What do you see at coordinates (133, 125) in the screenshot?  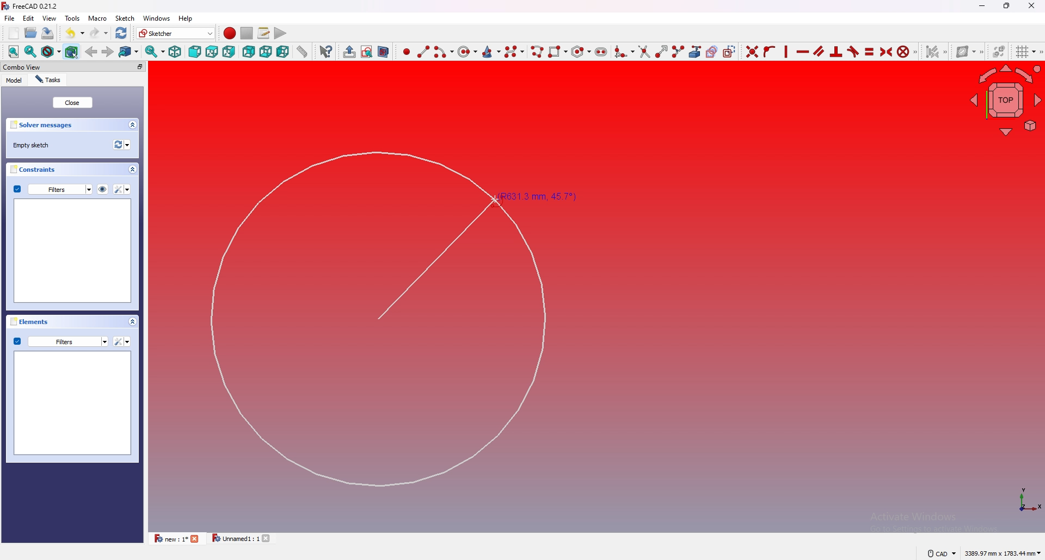 I see `collapse` at bounding box center [133, 125].